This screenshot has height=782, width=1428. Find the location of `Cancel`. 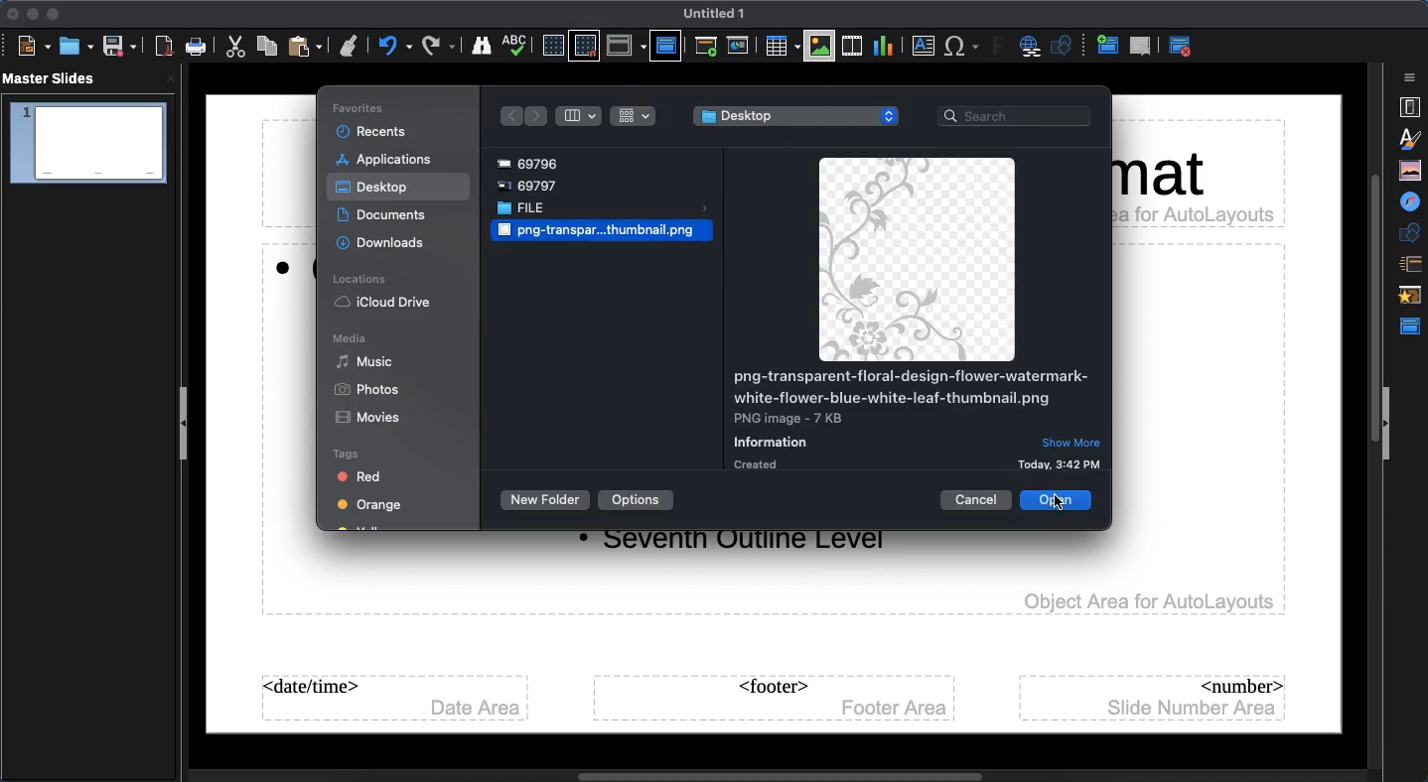

Cancel is located at coordinates (977, 500).